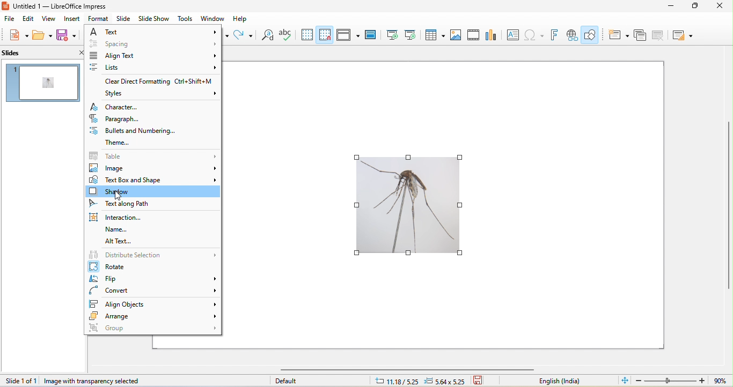 This screenshot has height=387, width=733. What do you see at coordinates (33, 53) in the screenshot?
I see `slides` at bounding box center [33, 53].